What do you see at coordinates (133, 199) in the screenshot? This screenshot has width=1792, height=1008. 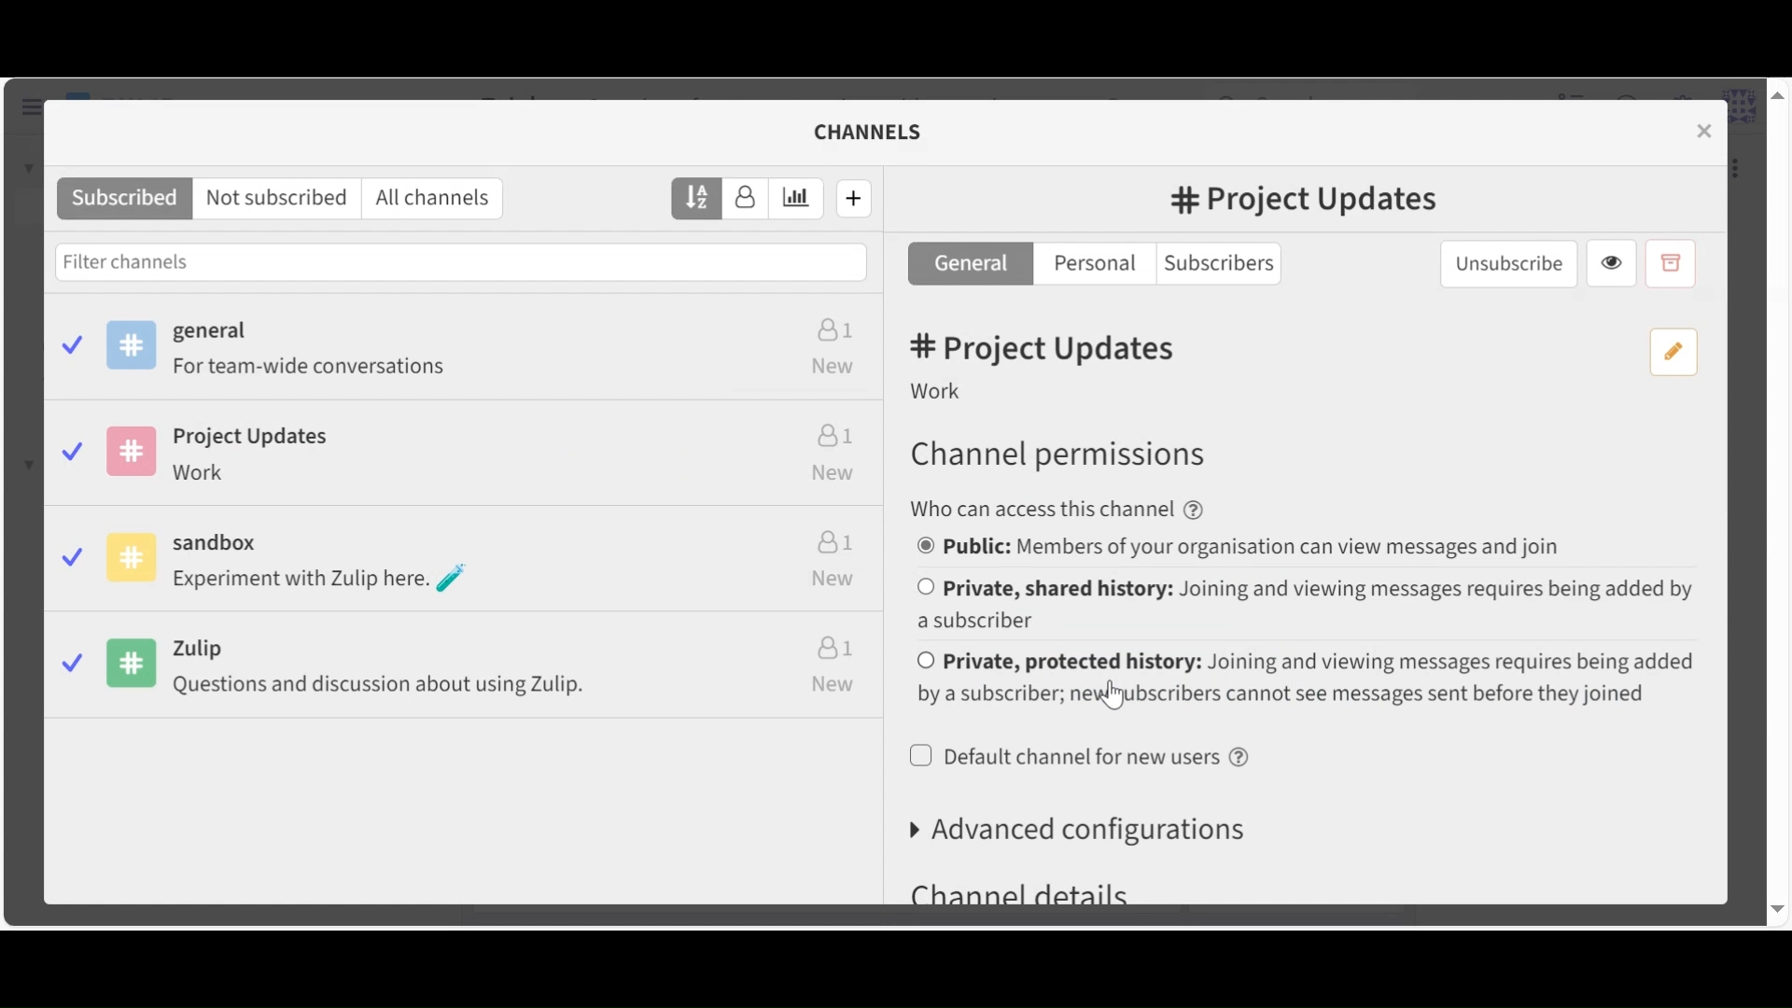 I see `Subscribed` at bounding box center [133, 199].